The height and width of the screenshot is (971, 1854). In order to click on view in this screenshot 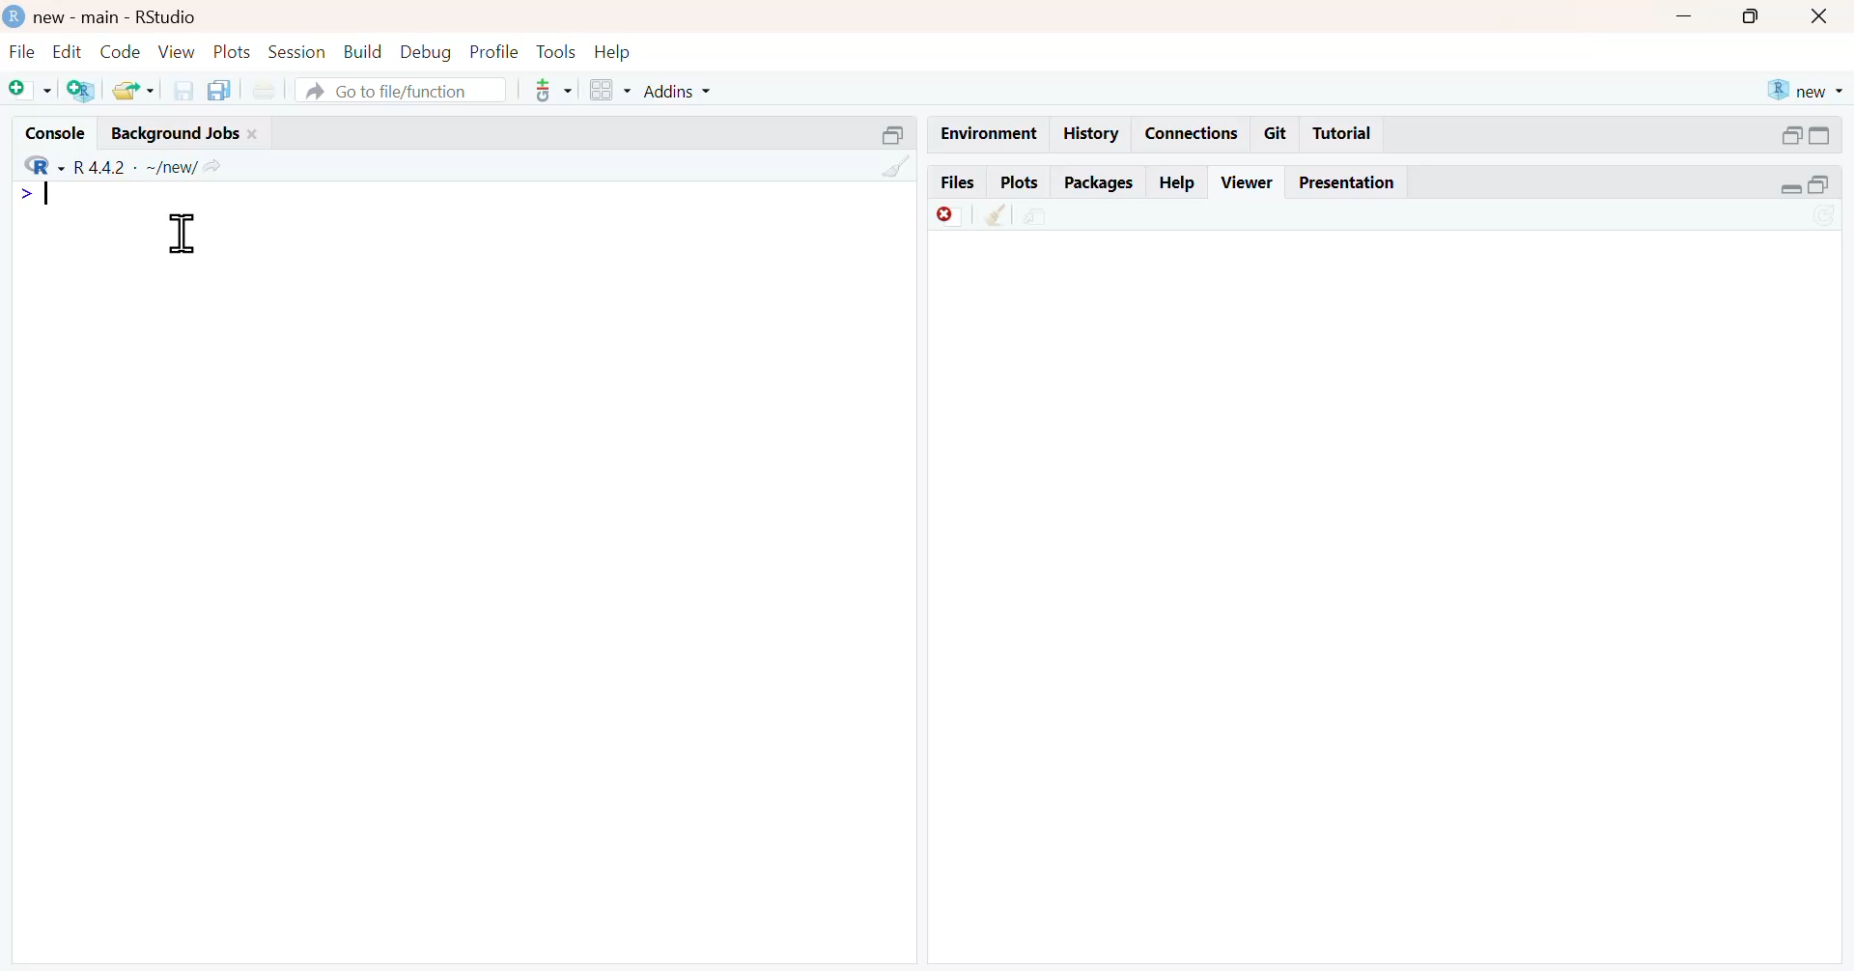, I will do `click(178, 51)`.